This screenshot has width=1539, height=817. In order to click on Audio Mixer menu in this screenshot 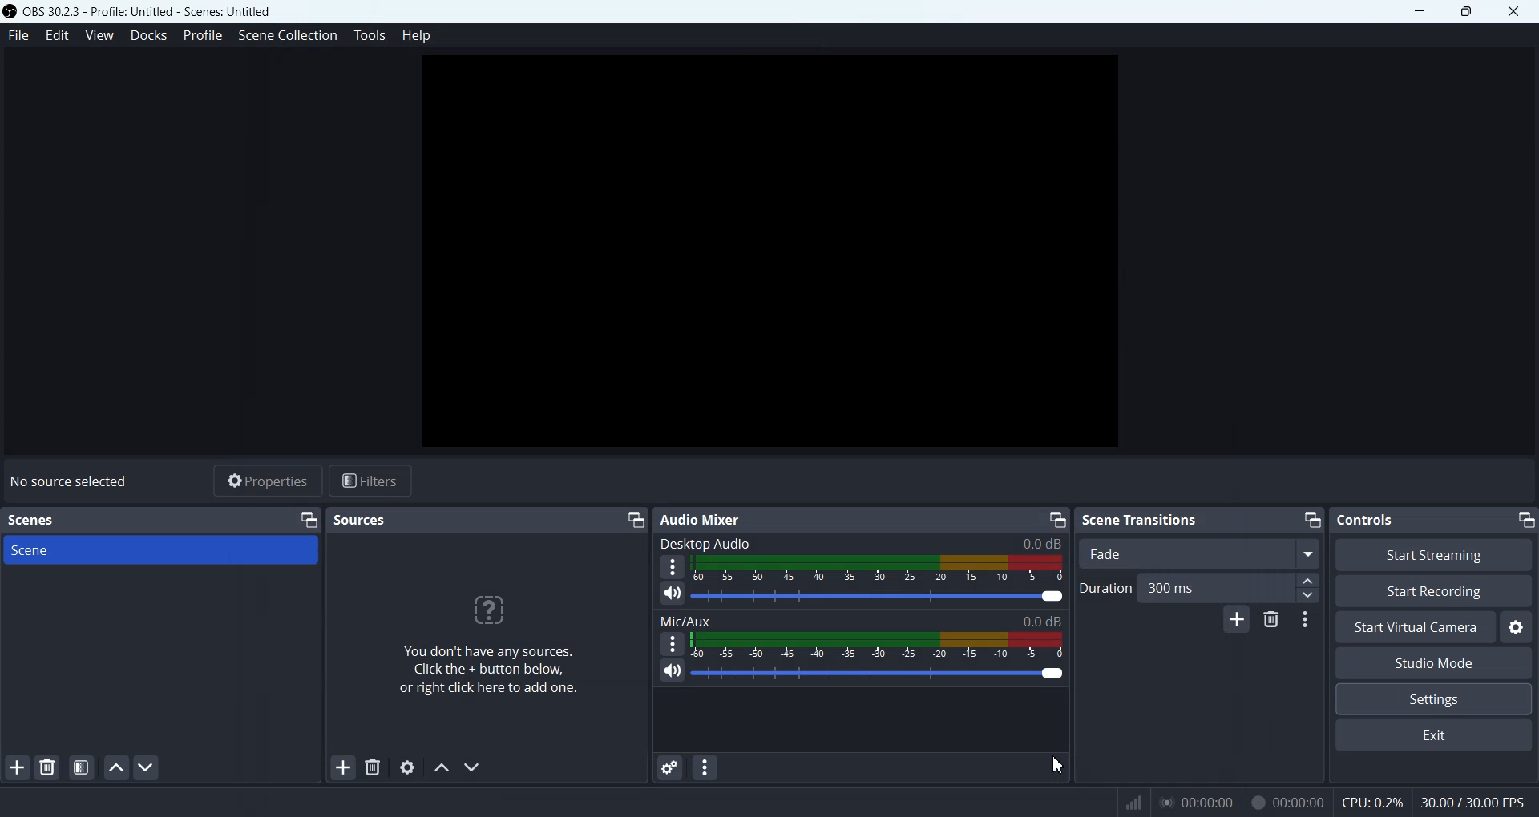, I will do `click(705, 768)`.